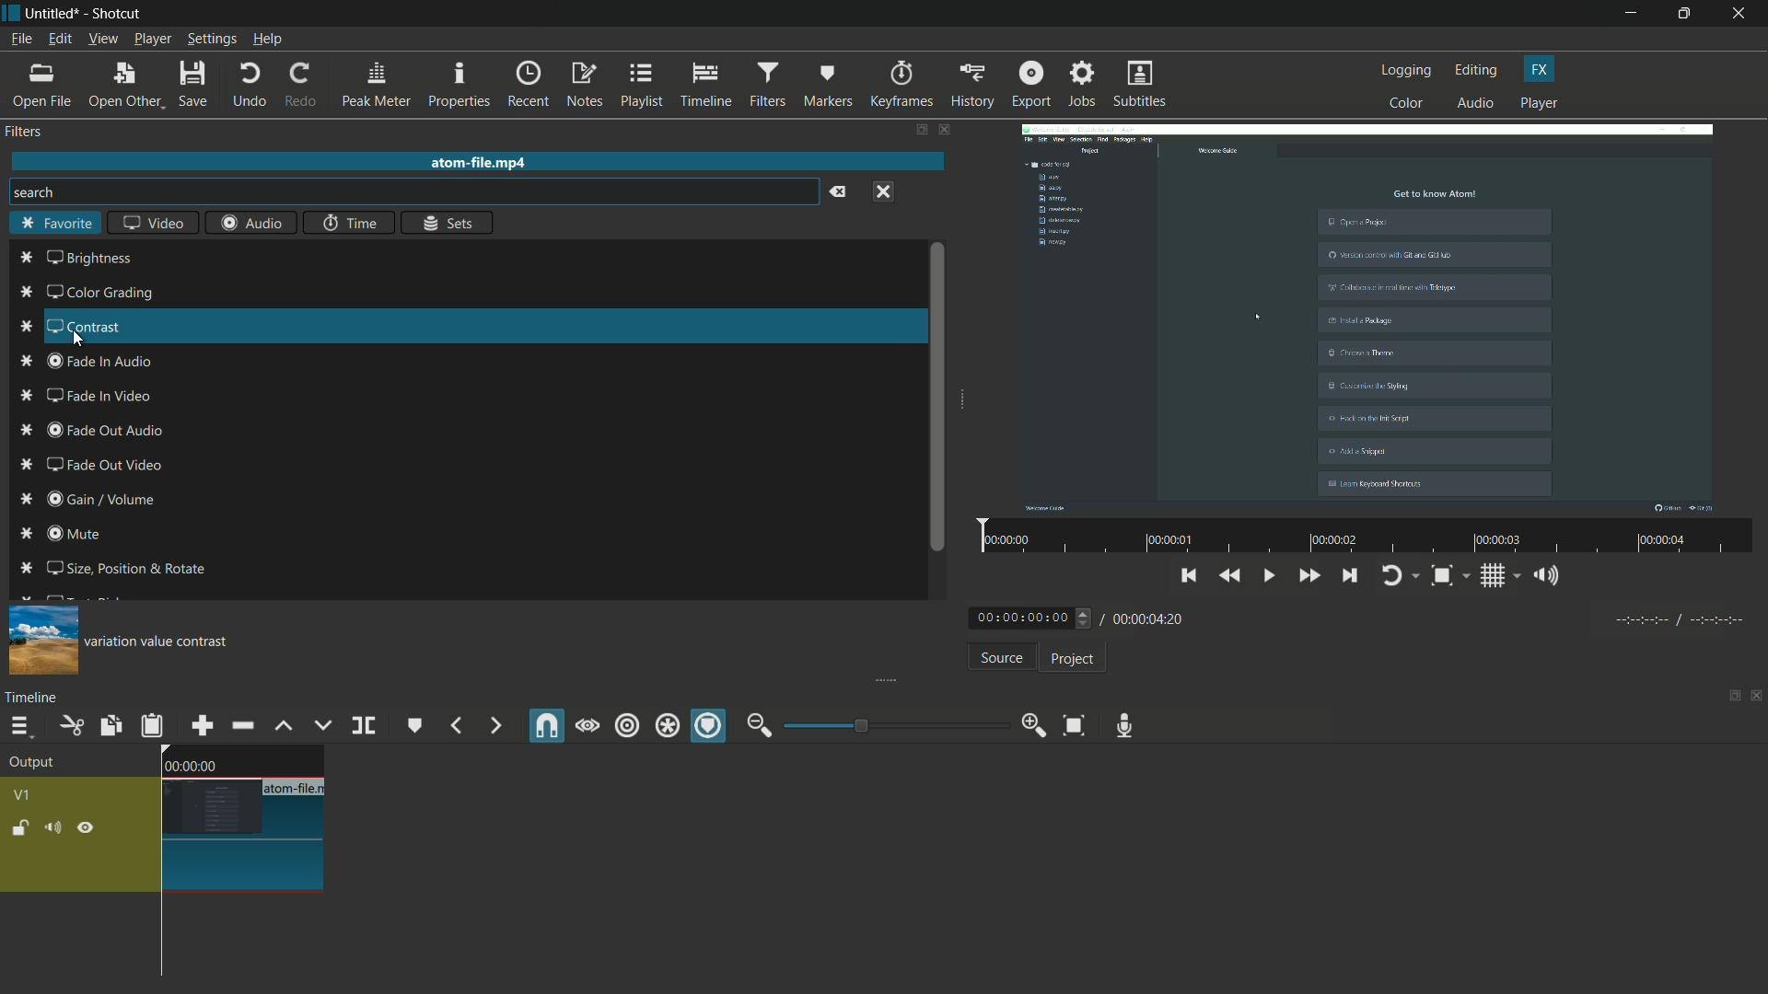 Image resolution: width=1768 pixels, height=994 pixels. Describe the element at coordinates (1142, 86) in the screenshot. I see `subtitles` at that location.